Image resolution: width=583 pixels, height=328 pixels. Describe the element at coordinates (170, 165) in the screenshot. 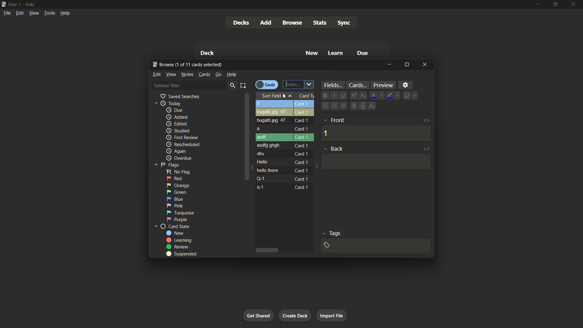

I see `flags` at that location.